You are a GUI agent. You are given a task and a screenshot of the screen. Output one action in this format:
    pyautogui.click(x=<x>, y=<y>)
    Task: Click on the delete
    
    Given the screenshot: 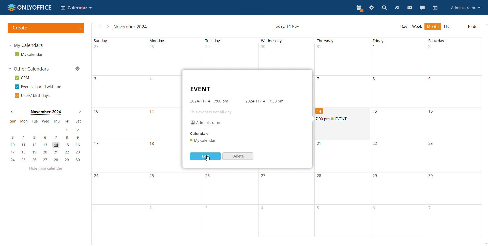 What is the action you would take?
    pyautogui.click(x=238, y=156)
    